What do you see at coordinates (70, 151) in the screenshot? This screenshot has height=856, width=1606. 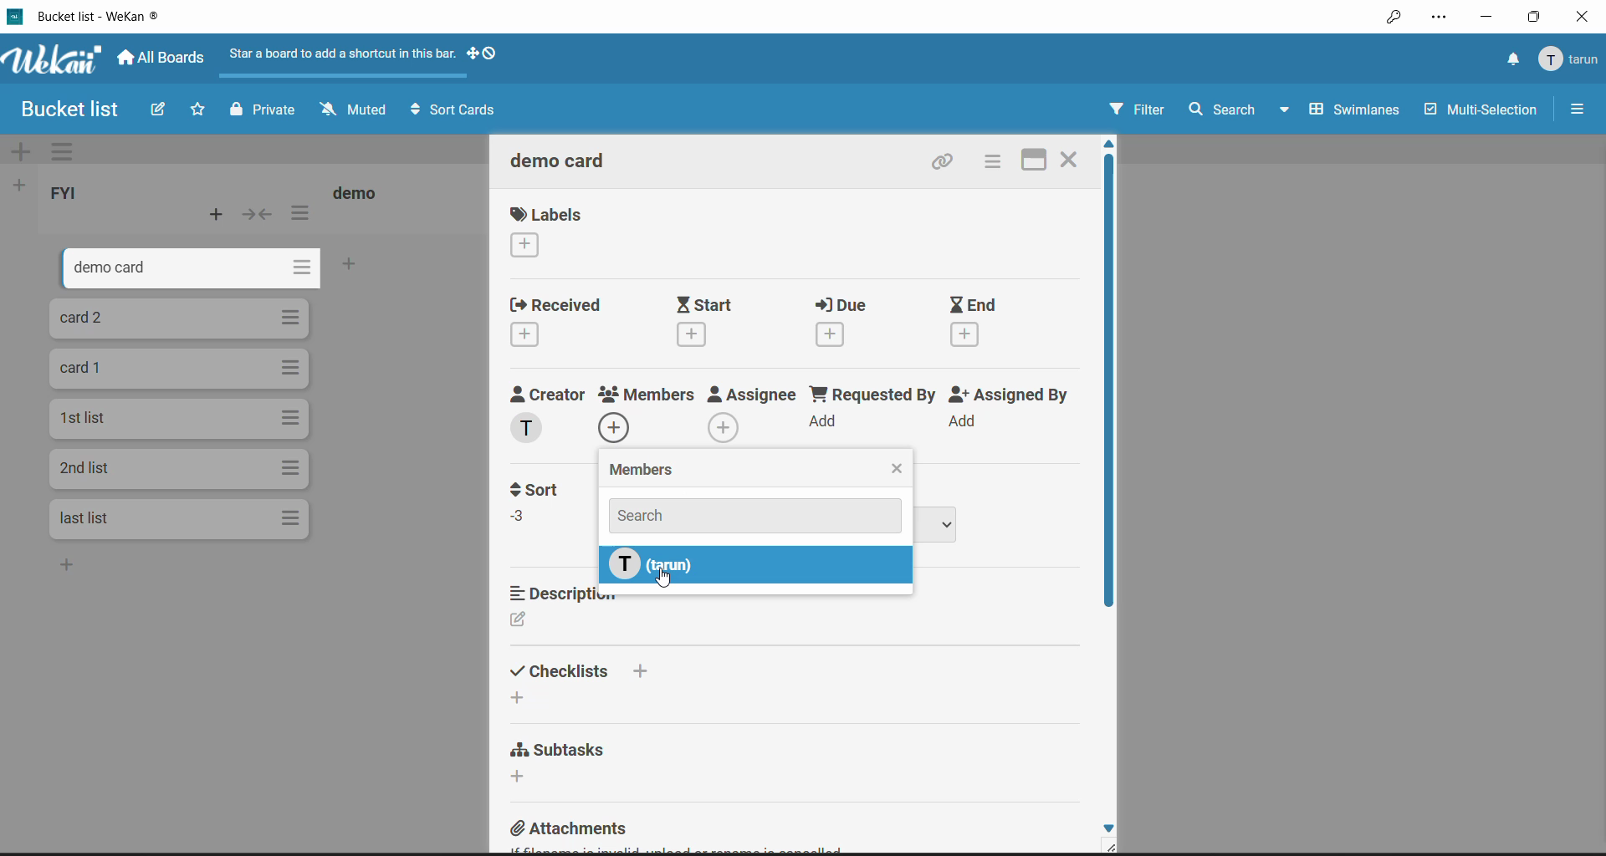 I see `swimlane actions` at bounding box center [70, 151].